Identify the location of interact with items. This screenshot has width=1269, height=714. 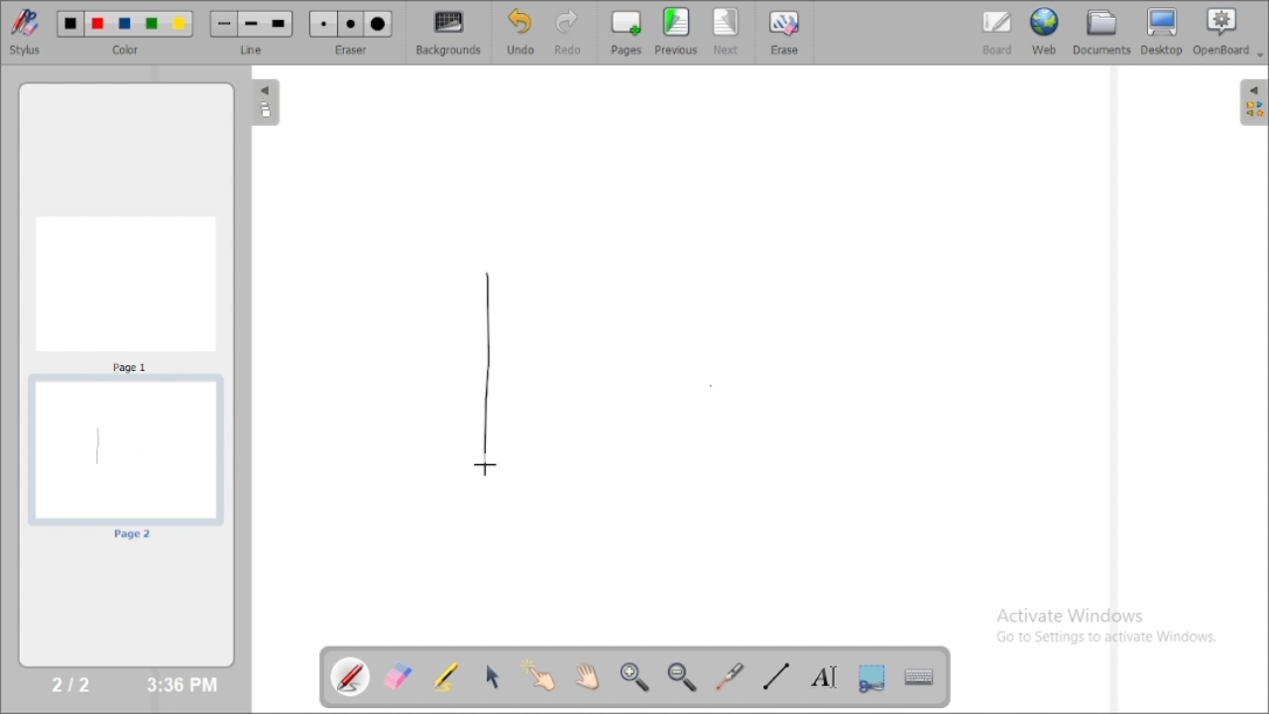
(540, 675).